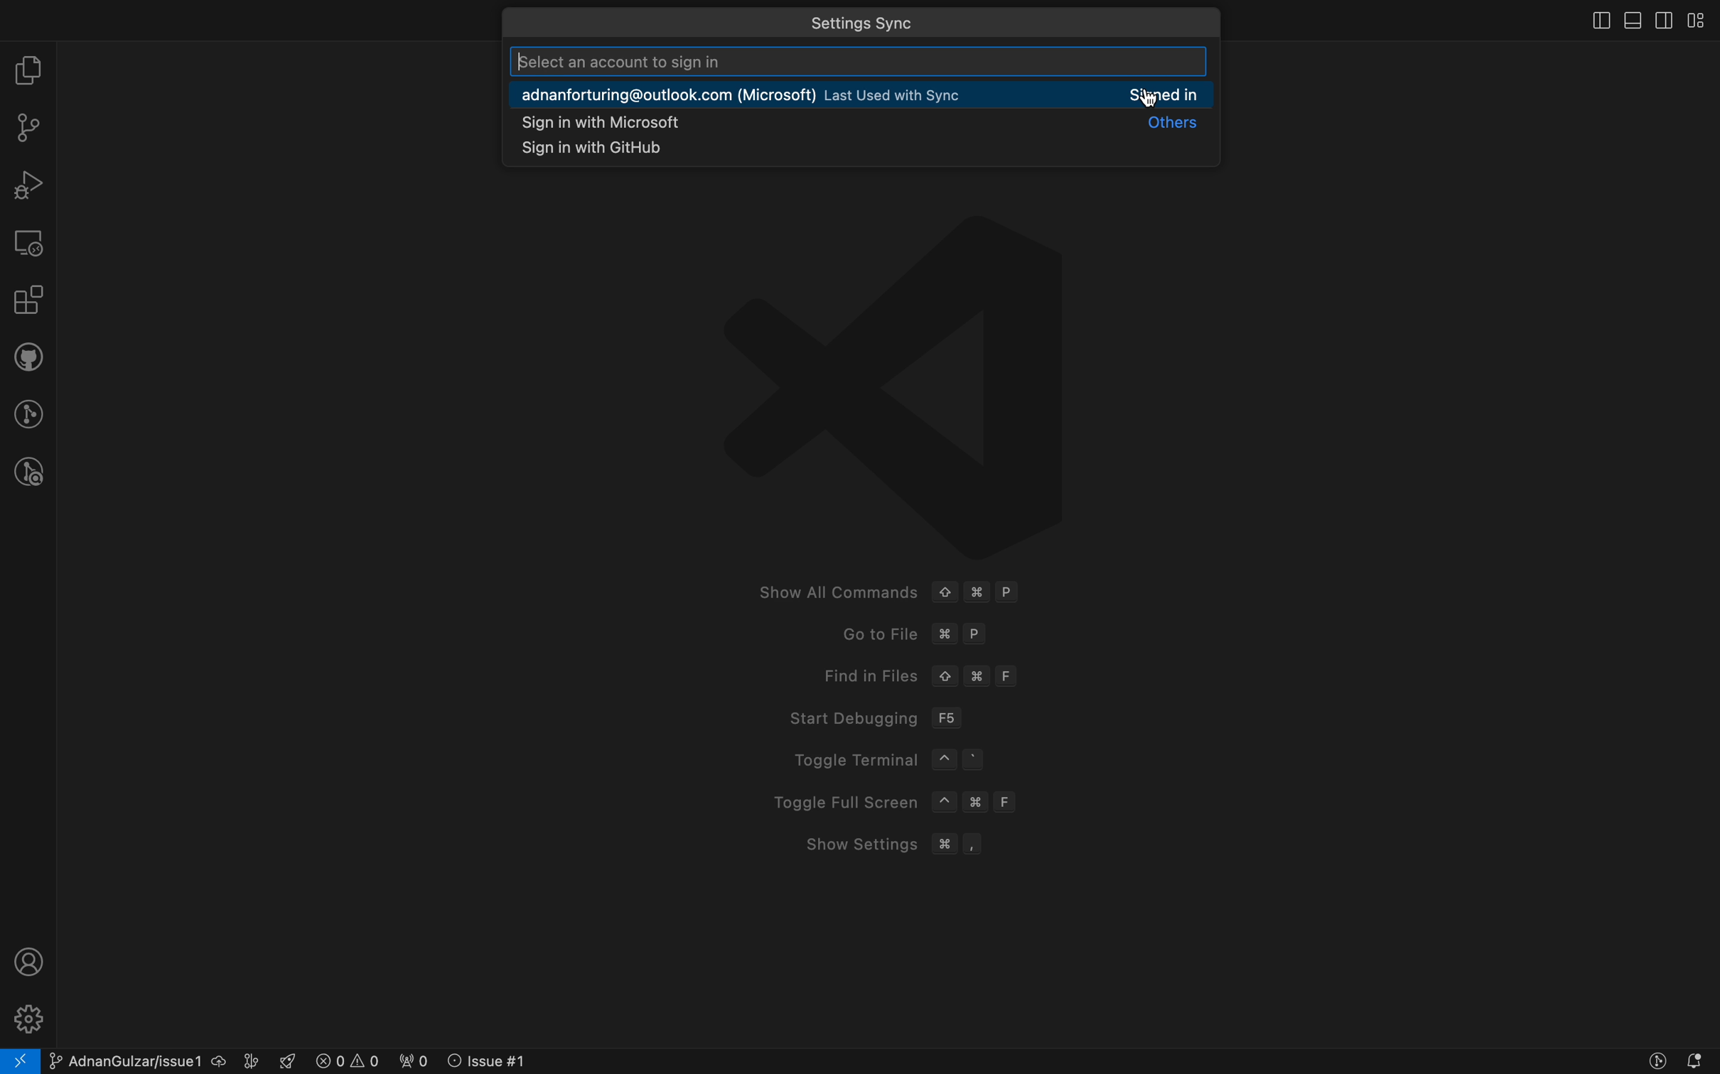 This screenshot has height=1074, width=1720. I want to click on debugger, so click(28, 184).